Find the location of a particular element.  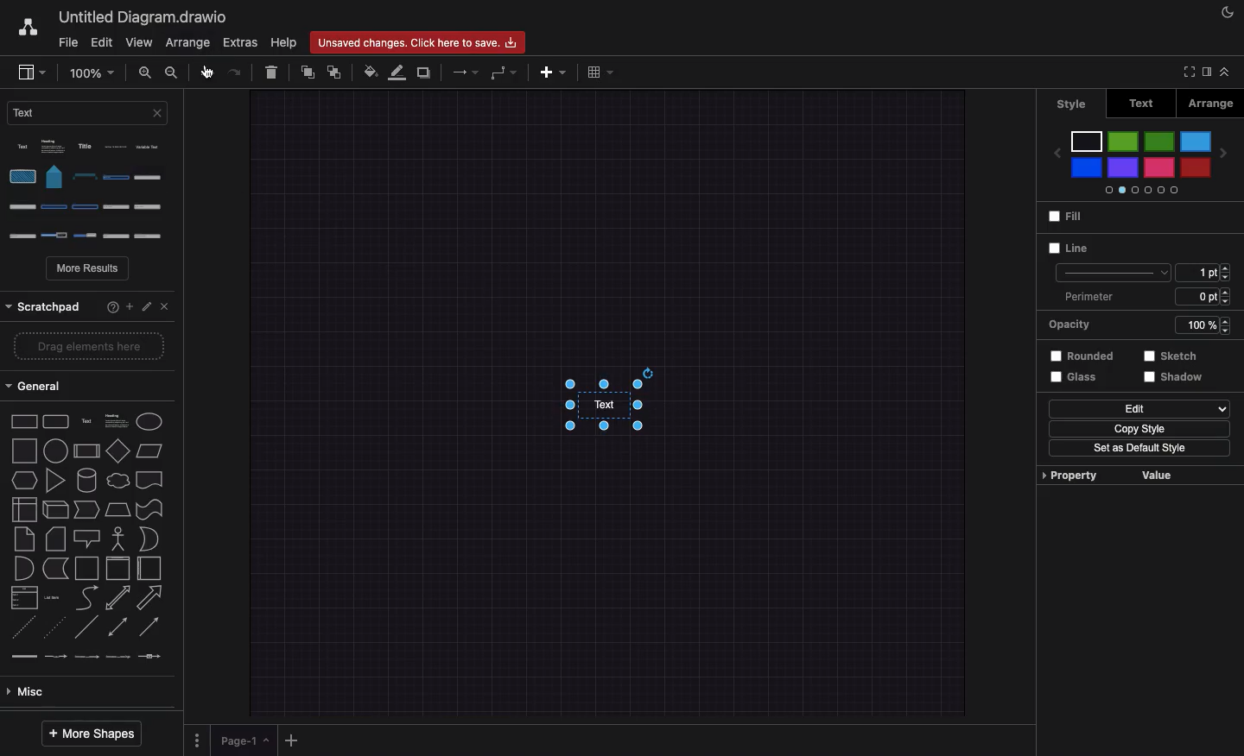

To front is located at coordinates (307, 73).